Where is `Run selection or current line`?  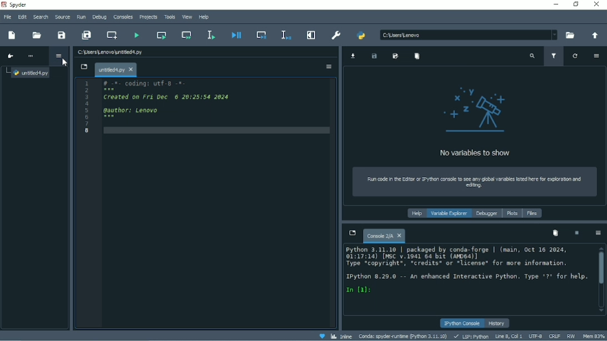 Run selection or current line is located at coordinates (211, 34).